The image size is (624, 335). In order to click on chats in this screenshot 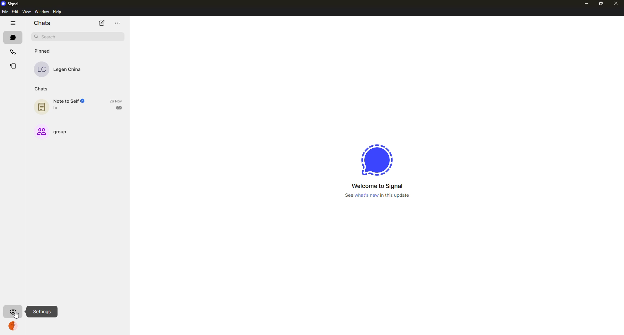, I will do `click(13, 38)`.